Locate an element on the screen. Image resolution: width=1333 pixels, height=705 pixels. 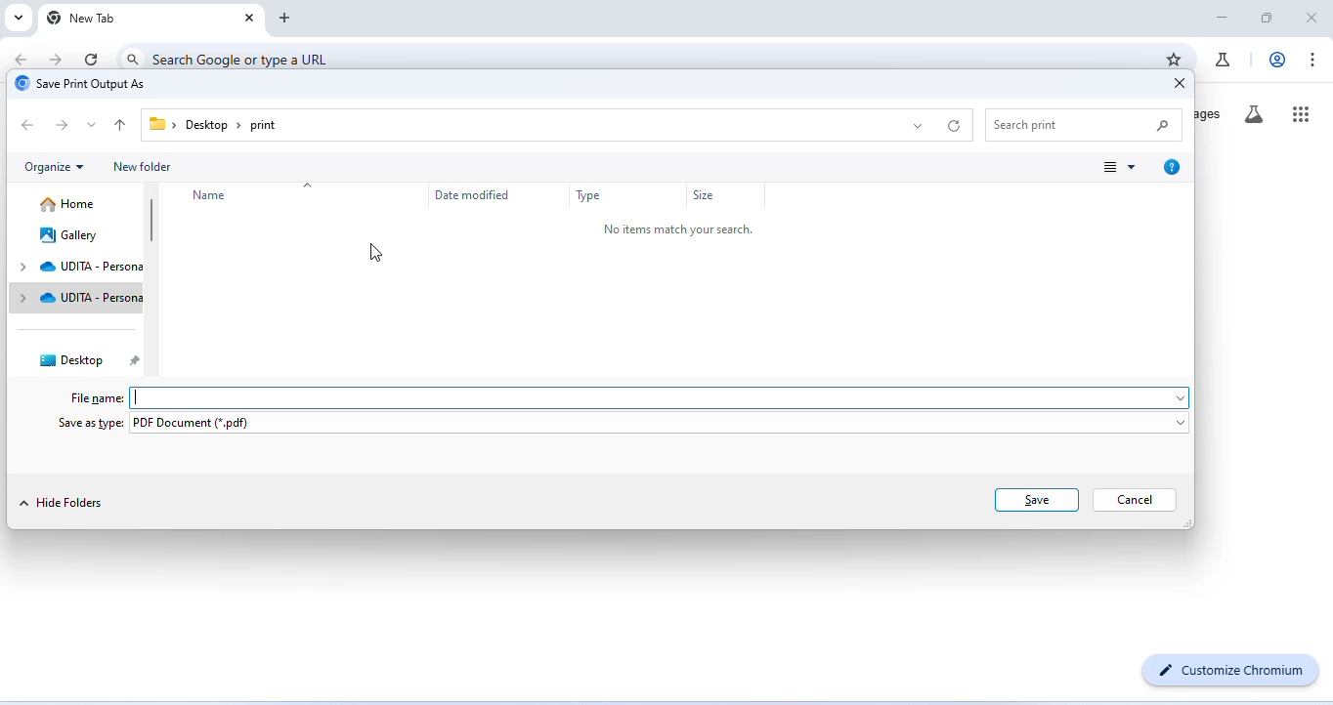
search labs is located at coordinates (1253, 115).